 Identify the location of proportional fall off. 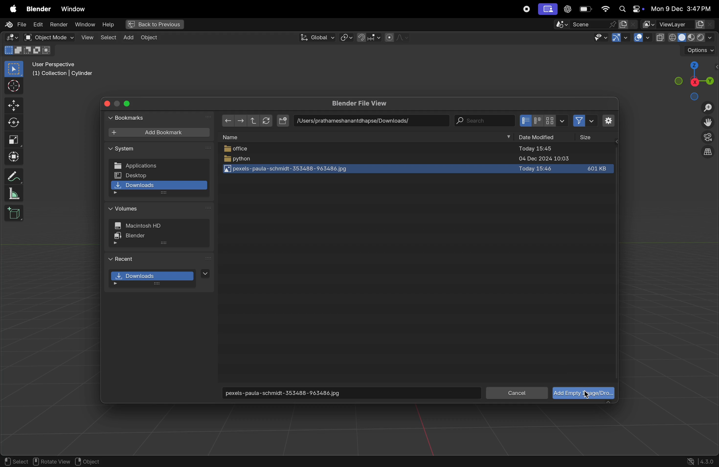
(396, 38).